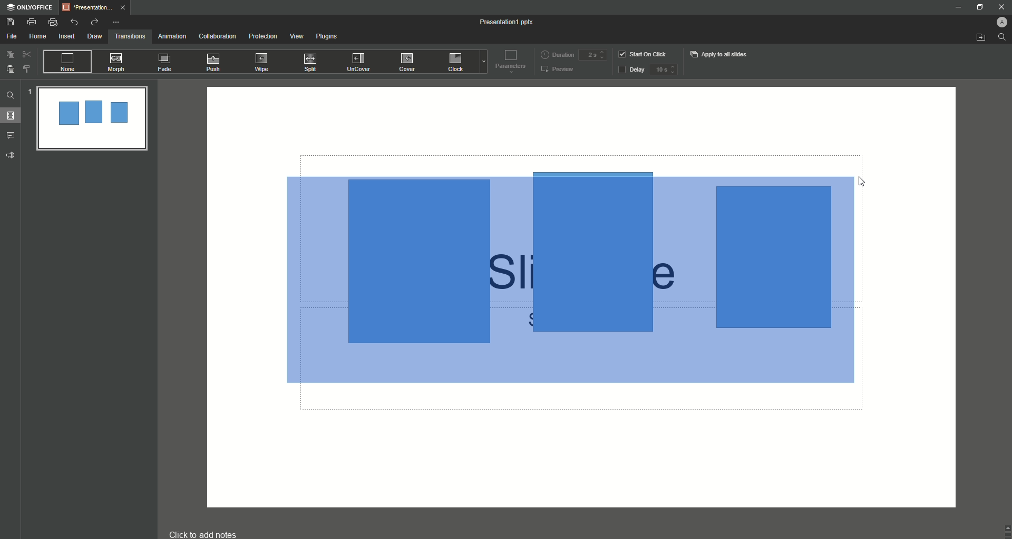 The image size is (1012, 539). What do you see at coordinates (75, 22) in the screenshot?
I see `Undo` at bounding box center [75, 22].